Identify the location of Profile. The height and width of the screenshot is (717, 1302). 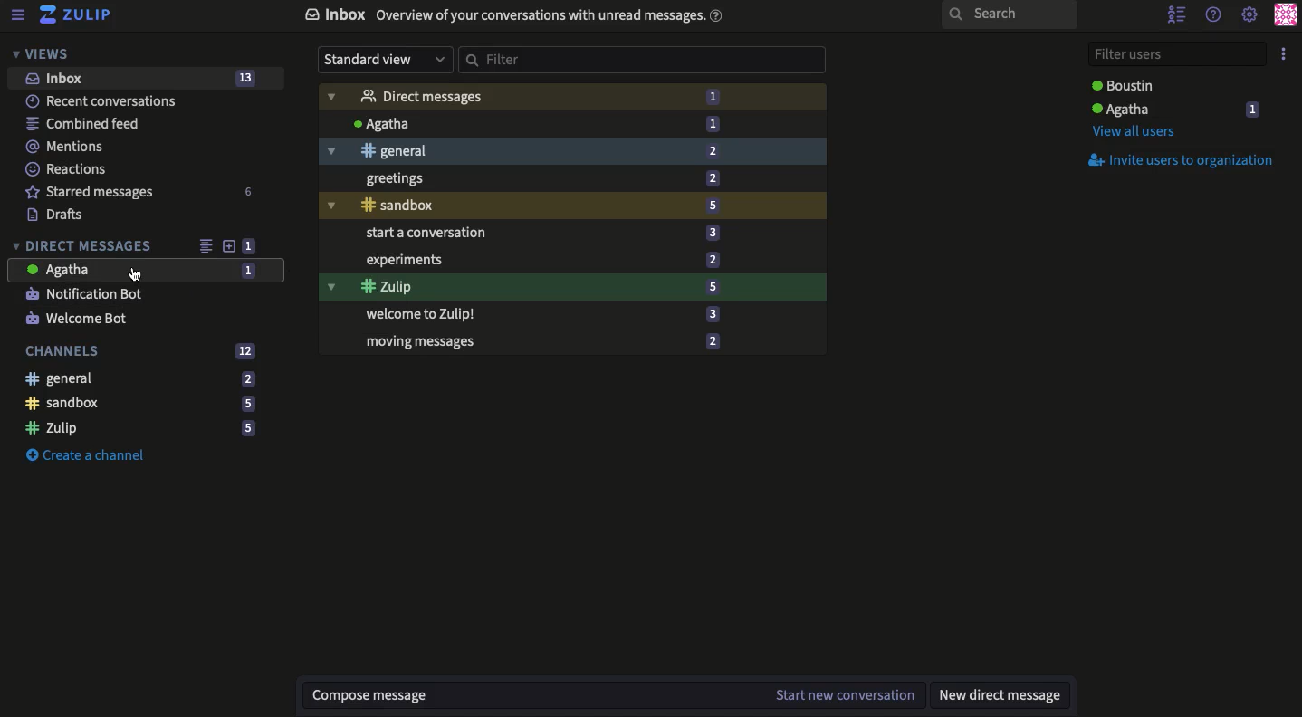
(1288, 14).